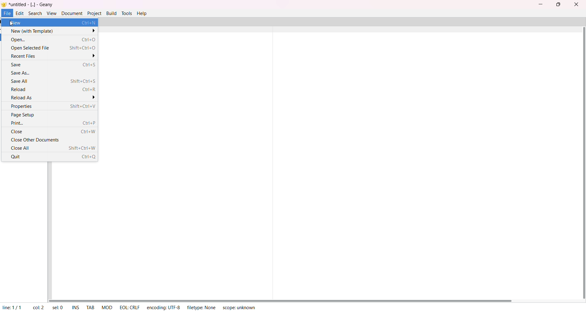 This screenshot has height=311, width=586. I want to click on close other documents, so click(35, 139).